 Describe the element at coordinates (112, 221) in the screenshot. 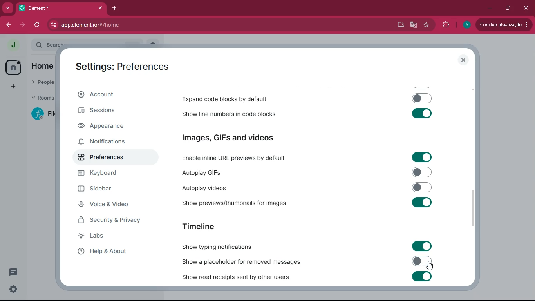

I see `security & privacy` at that location.